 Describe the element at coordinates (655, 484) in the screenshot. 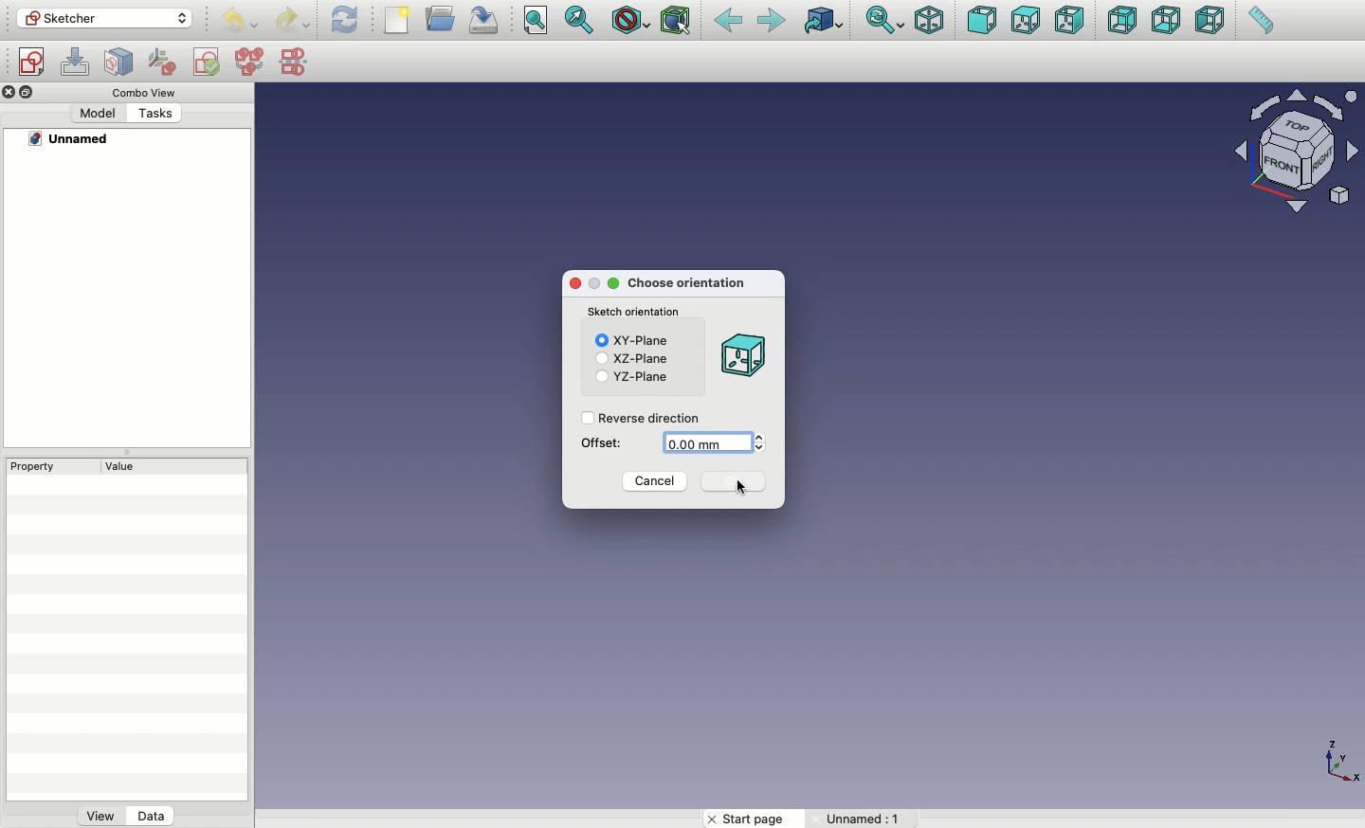

I see `Cancel` at that location.